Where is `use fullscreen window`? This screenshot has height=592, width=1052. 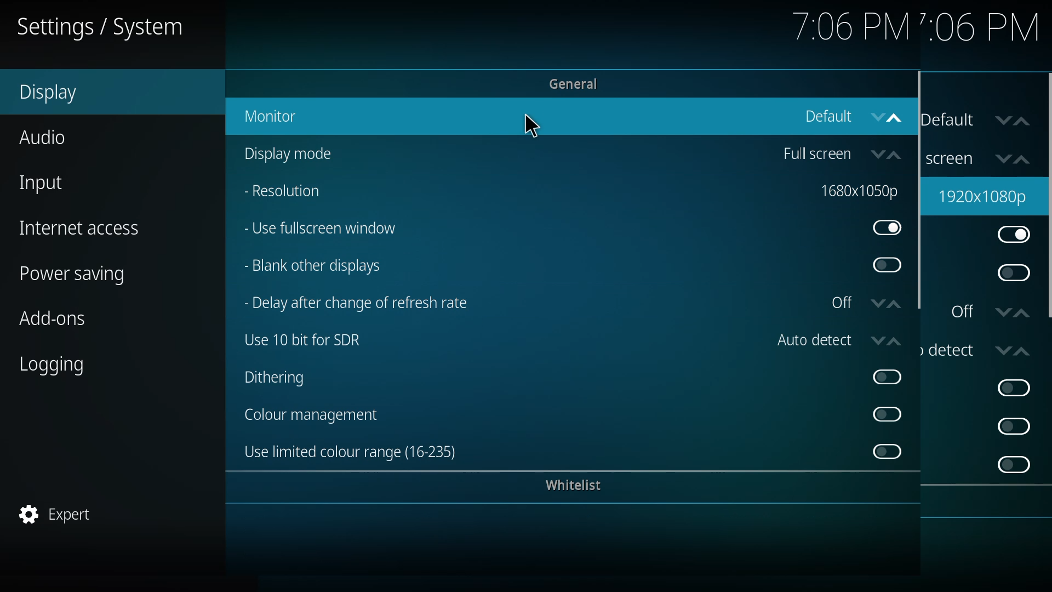
use fullscreen window is located at coordinates (330, 229).